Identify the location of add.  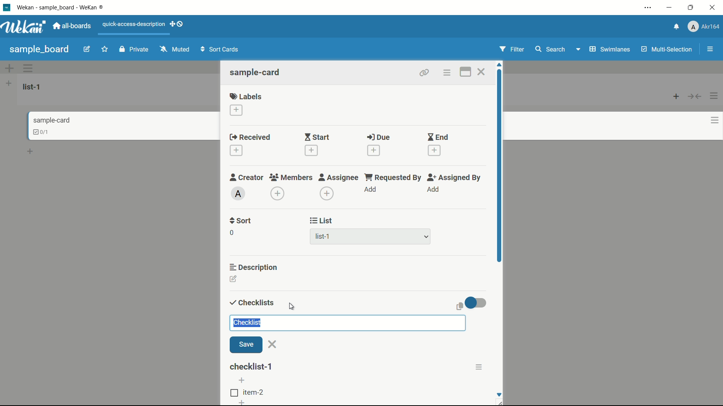
(371, 190).